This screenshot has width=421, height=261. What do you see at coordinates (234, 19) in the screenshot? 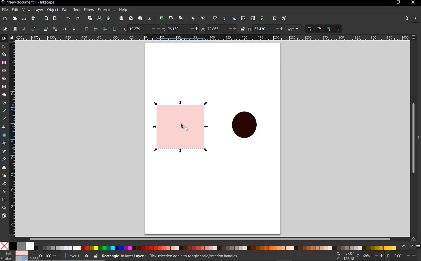
I see `open object` at bounding box center [234, 19].